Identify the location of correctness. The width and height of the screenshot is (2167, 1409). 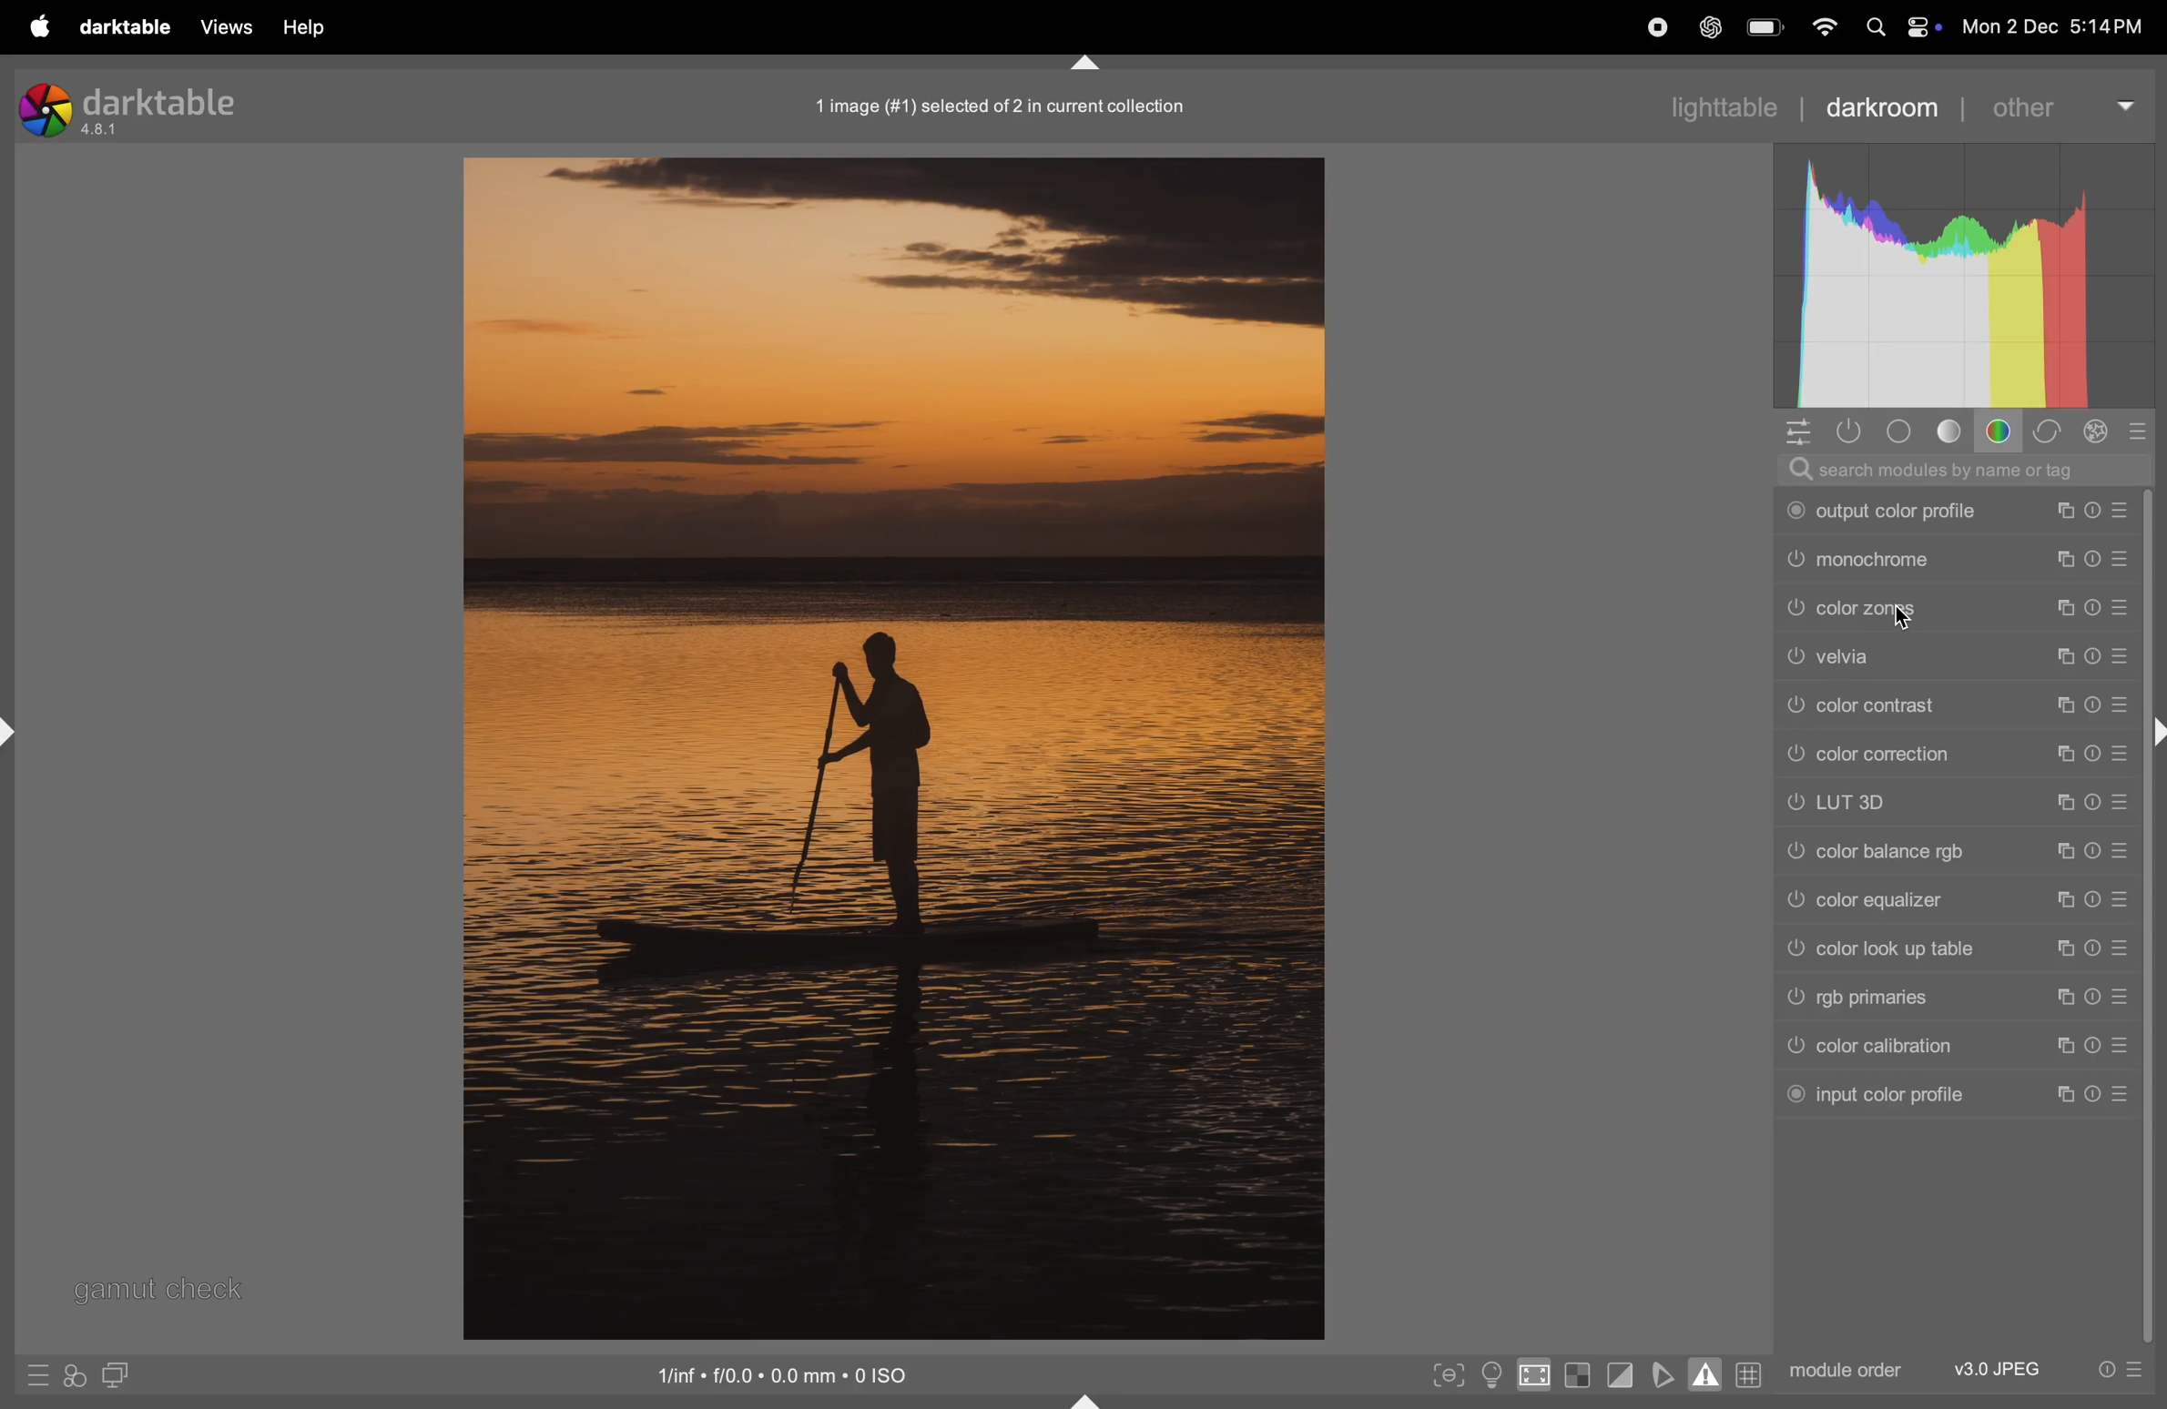
(2054, 431).